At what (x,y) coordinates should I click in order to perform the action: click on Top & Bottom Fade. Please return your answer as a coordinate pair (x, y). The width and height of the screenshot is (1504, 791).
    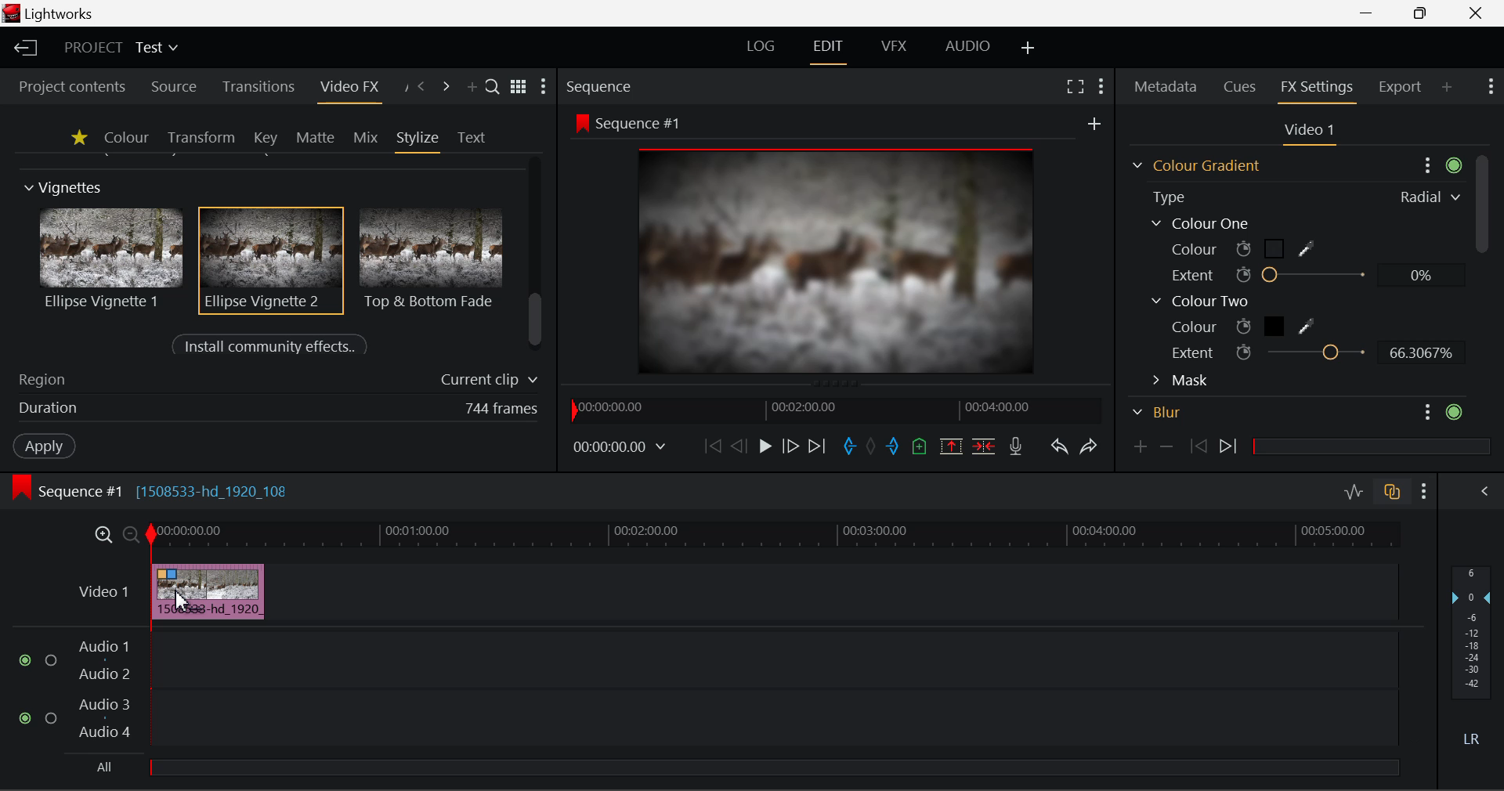
    Looking at the image, I should click on (433, 257).